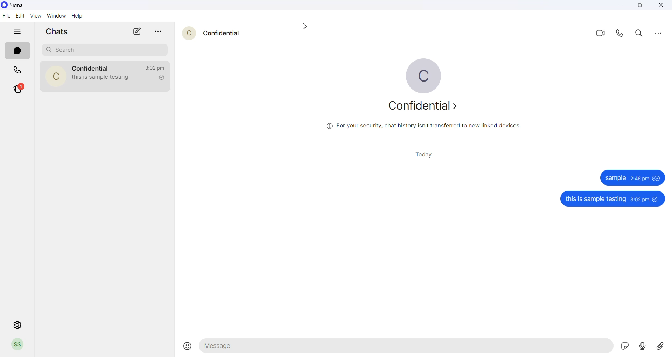 The height and width of the screenshot is (357, 672). Describe the element at coordinates (642, 346) in the screenshot. I see `voice note` at that location.